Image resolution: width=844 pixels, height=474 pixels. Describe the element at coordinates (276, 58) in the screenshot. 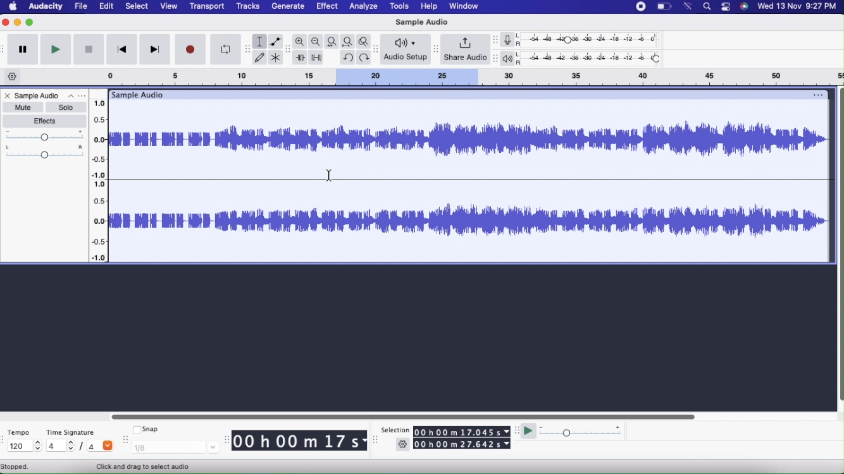

I see `Multi-tool` at that location.